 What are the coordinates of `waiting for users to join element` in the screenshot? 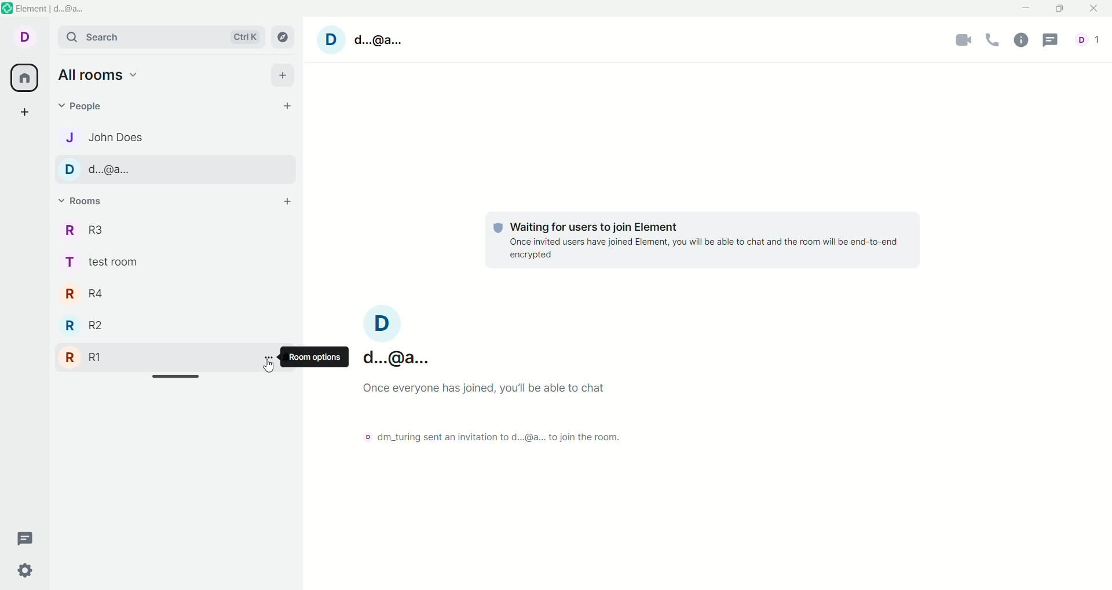 It's located at (610, 226).